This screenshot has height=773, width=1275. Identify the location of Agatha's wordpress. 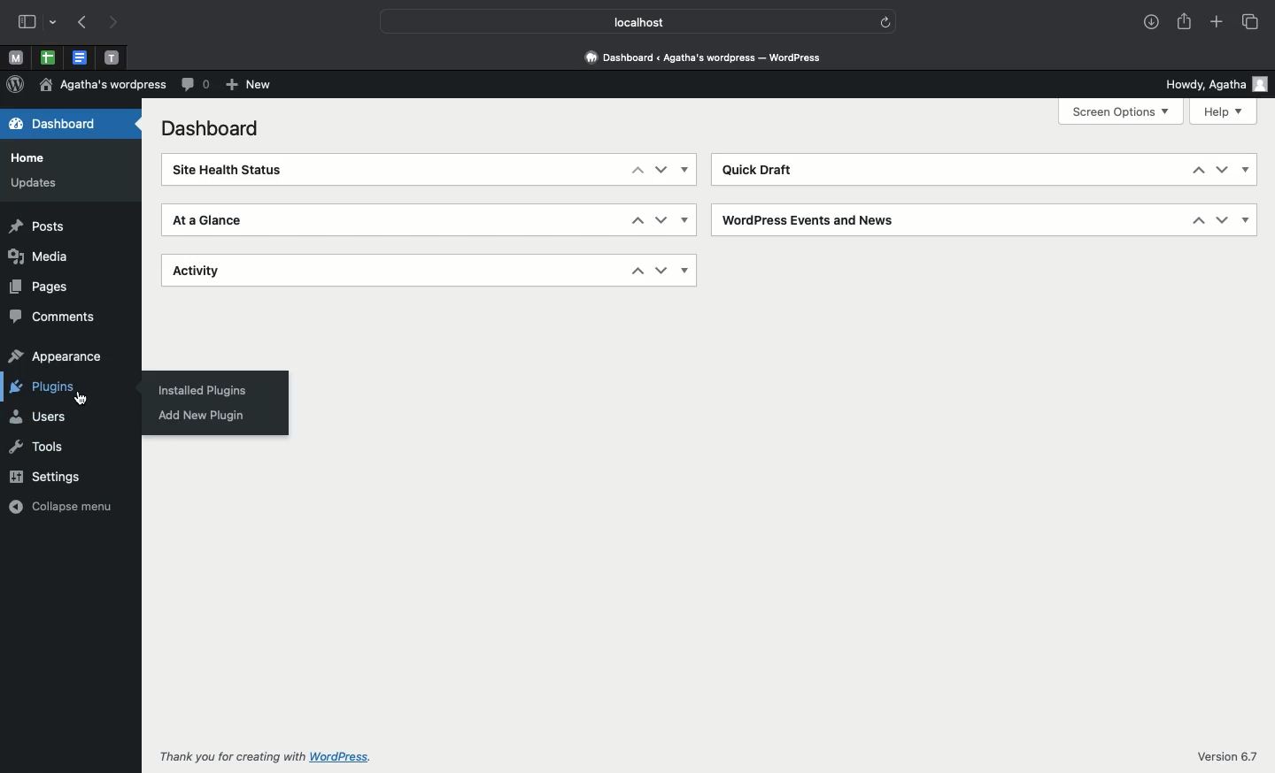
(104, 88).